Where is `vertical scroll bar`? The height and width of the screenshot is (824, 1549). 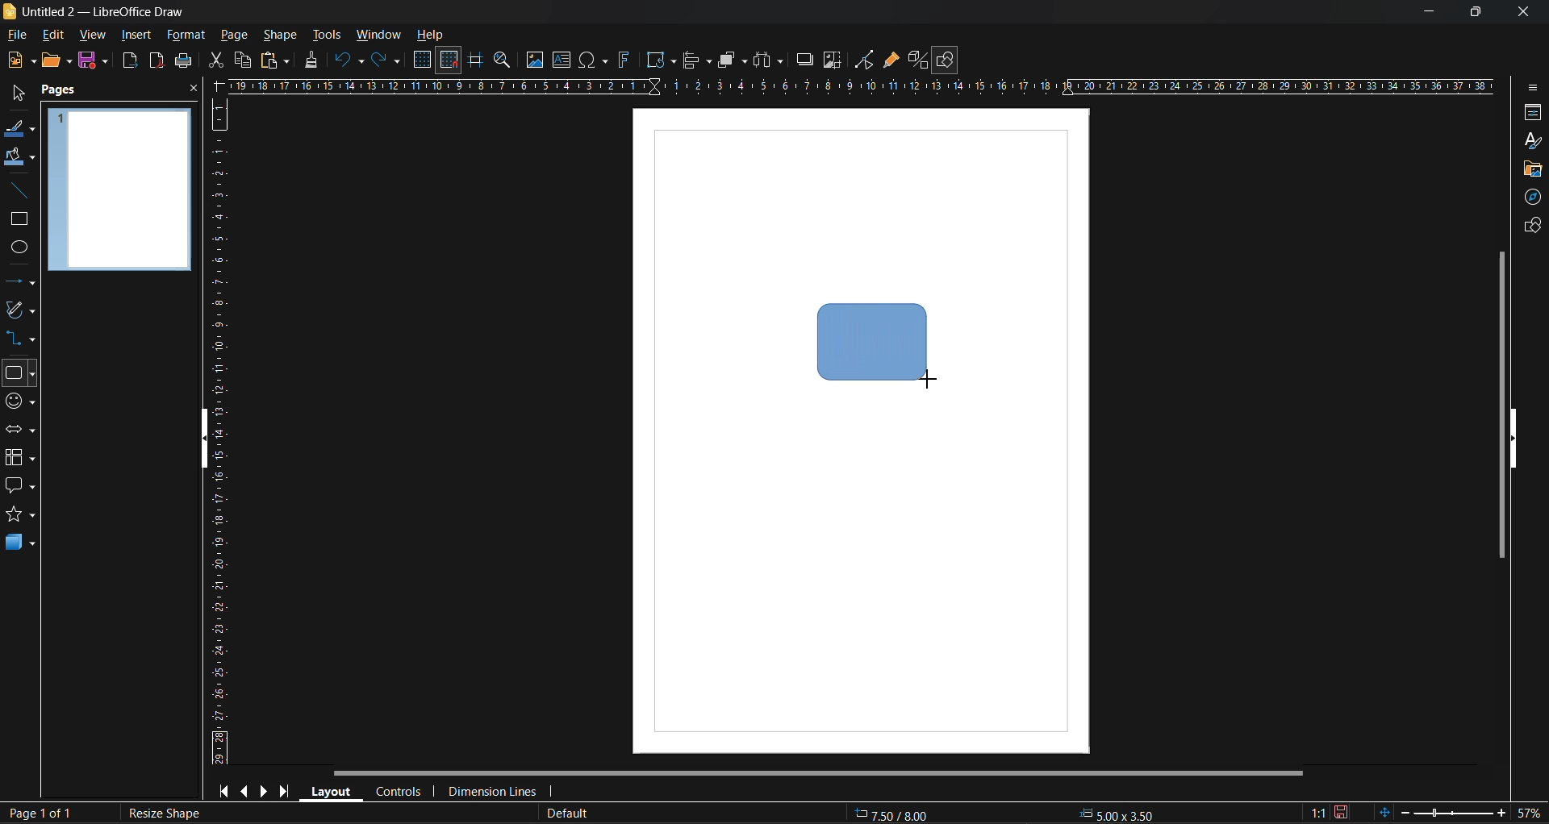
vertical scroll bar is located at coordinates (1498, 404).